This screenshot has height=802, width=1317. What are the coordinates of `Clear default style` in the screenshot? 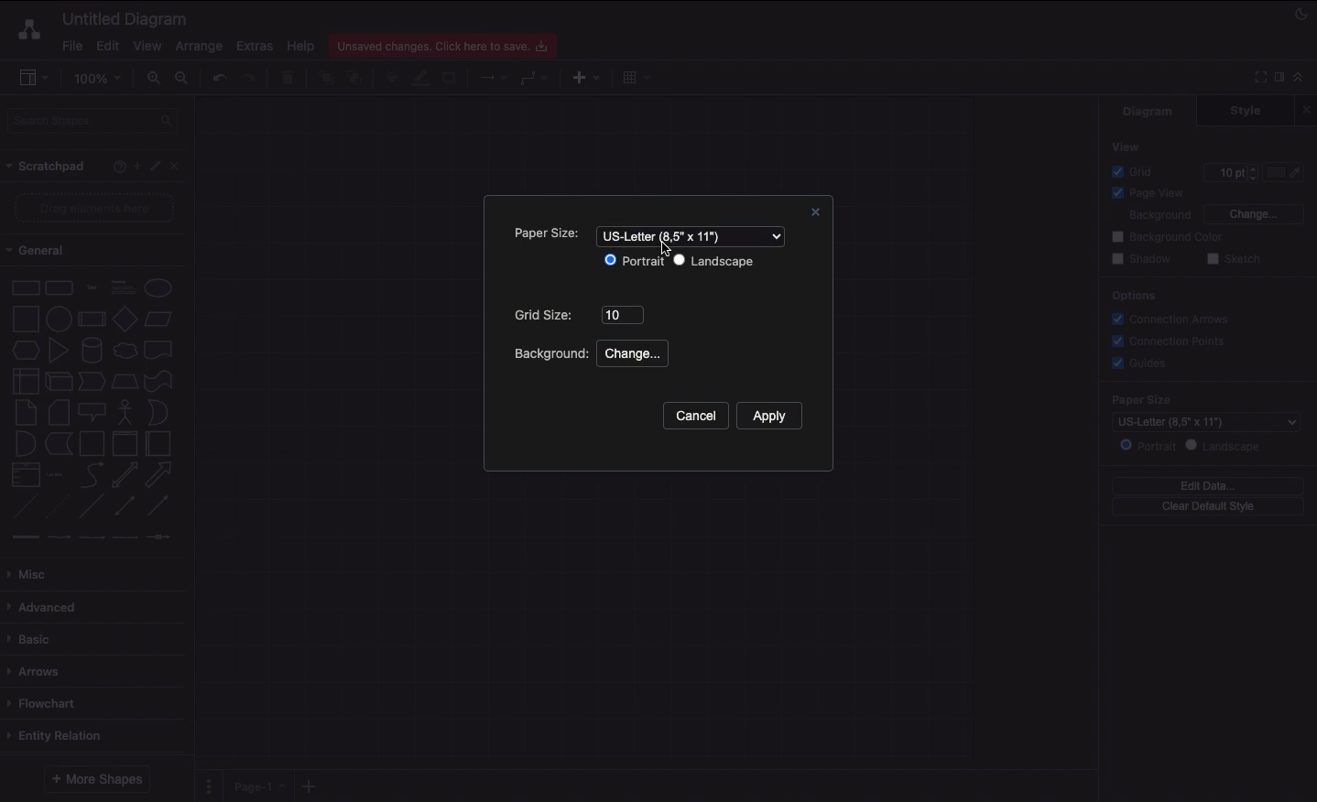 It's located at (1207, 507).